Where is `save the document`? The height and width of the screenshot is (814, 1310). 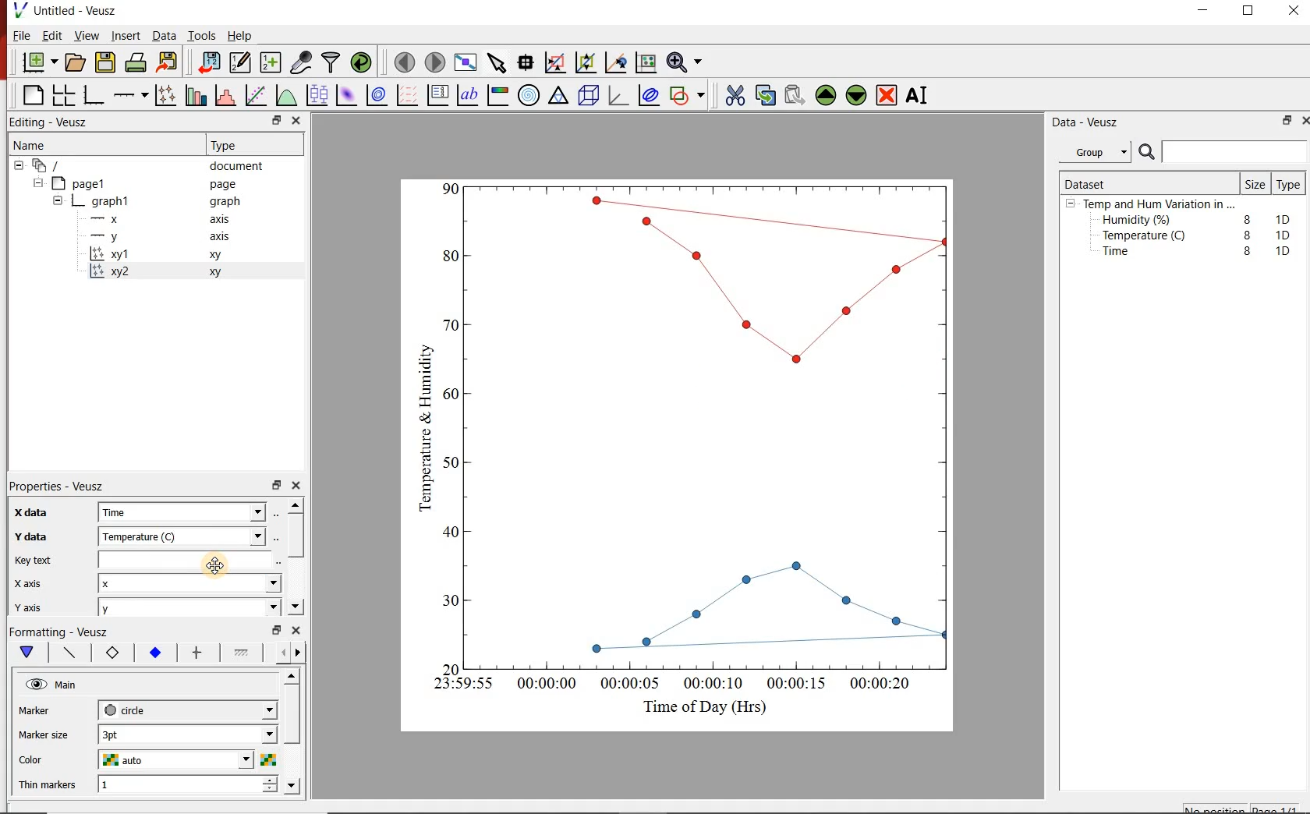
save the document is located at coordinates (106, 63).